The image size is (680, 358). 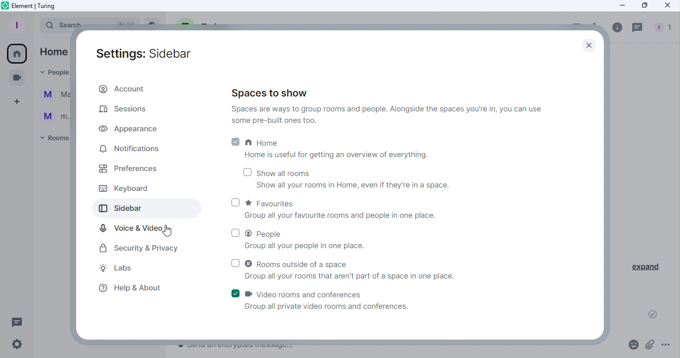 What do you see at coordinates (131, 188) in the screenshot?
I see `Keyboard` at bounding box center [131, 188].